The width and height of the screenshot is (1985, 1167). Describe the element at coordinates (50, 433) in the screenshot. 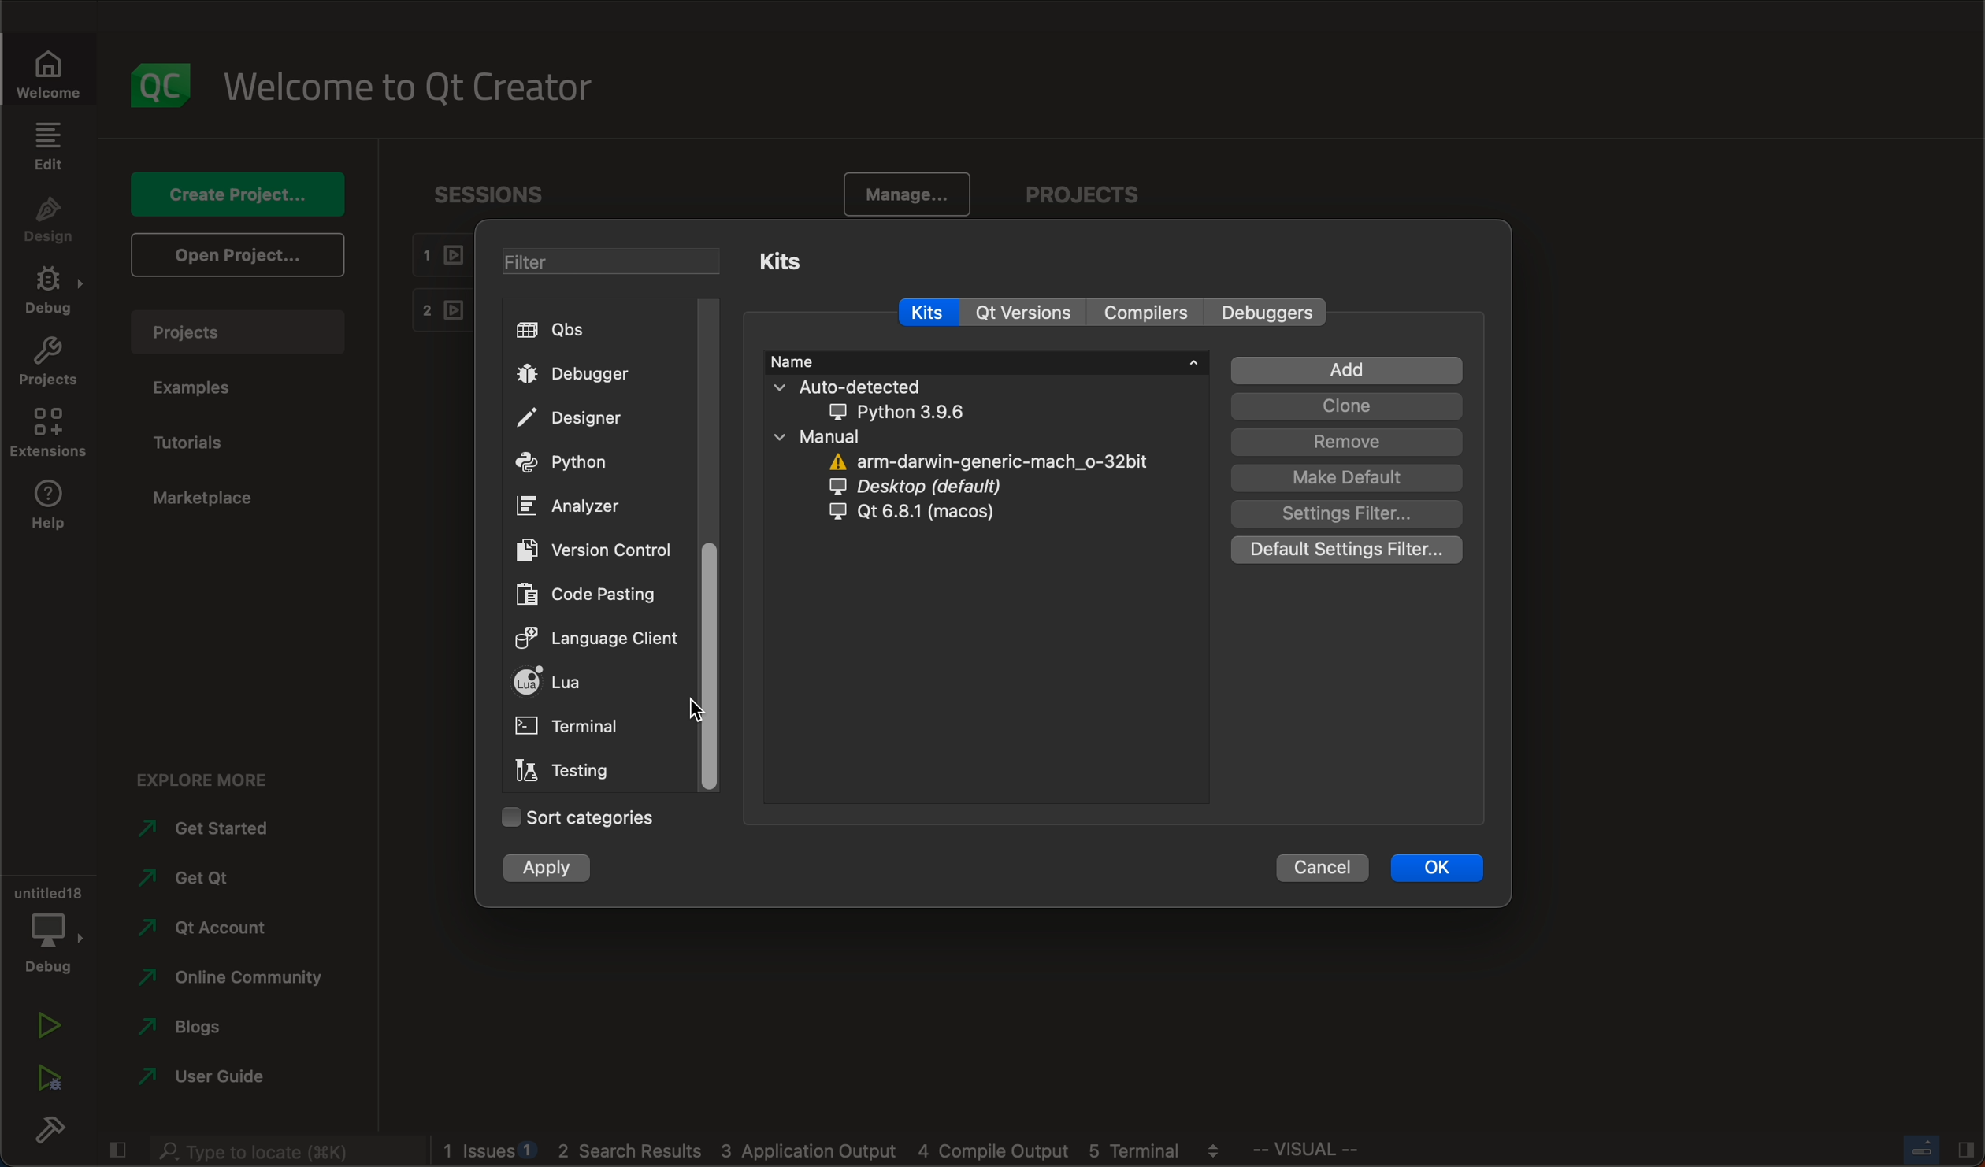

I see `extensions` at that location.